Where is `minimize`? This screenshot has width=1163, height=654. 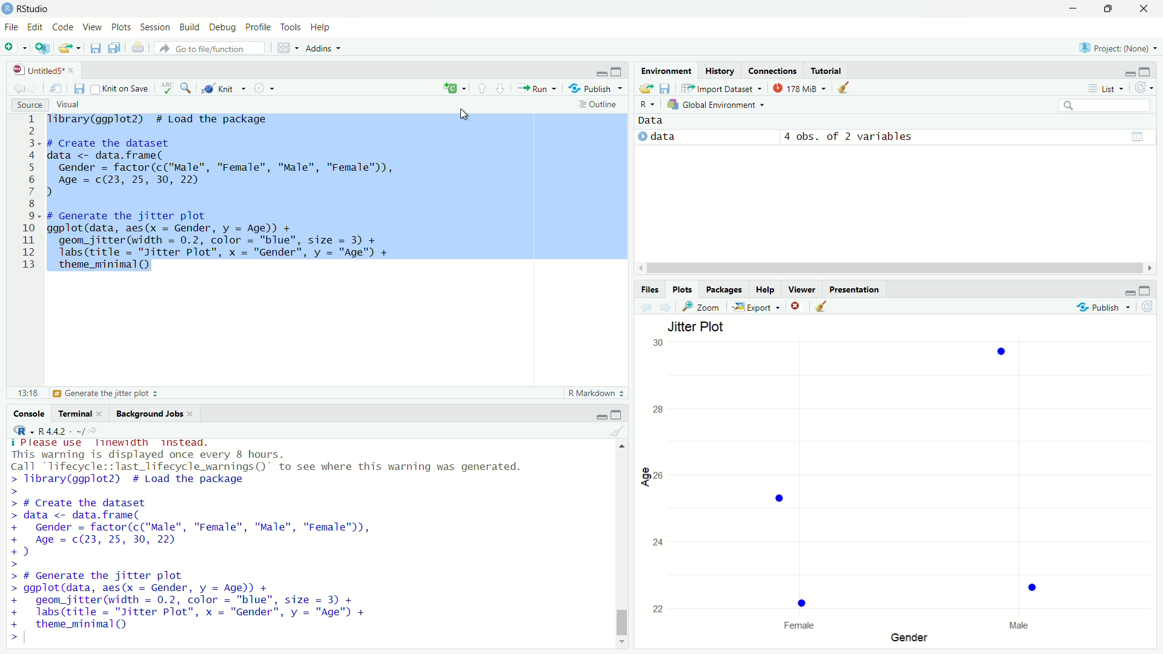
minimize is located at coordinates (1072, 7).